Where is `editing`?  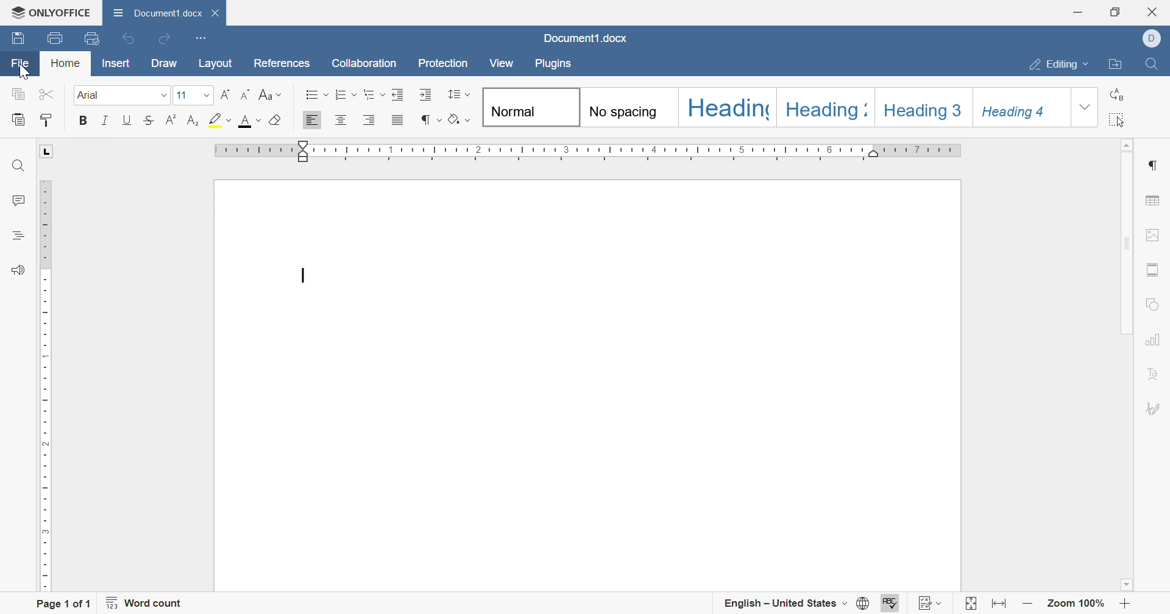 editing is located at coordinates (1060, 66).